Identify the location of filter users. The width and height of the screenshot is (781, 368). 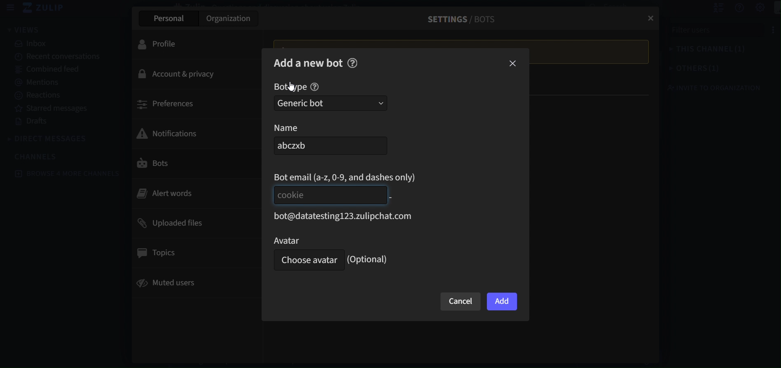
(713, 33).